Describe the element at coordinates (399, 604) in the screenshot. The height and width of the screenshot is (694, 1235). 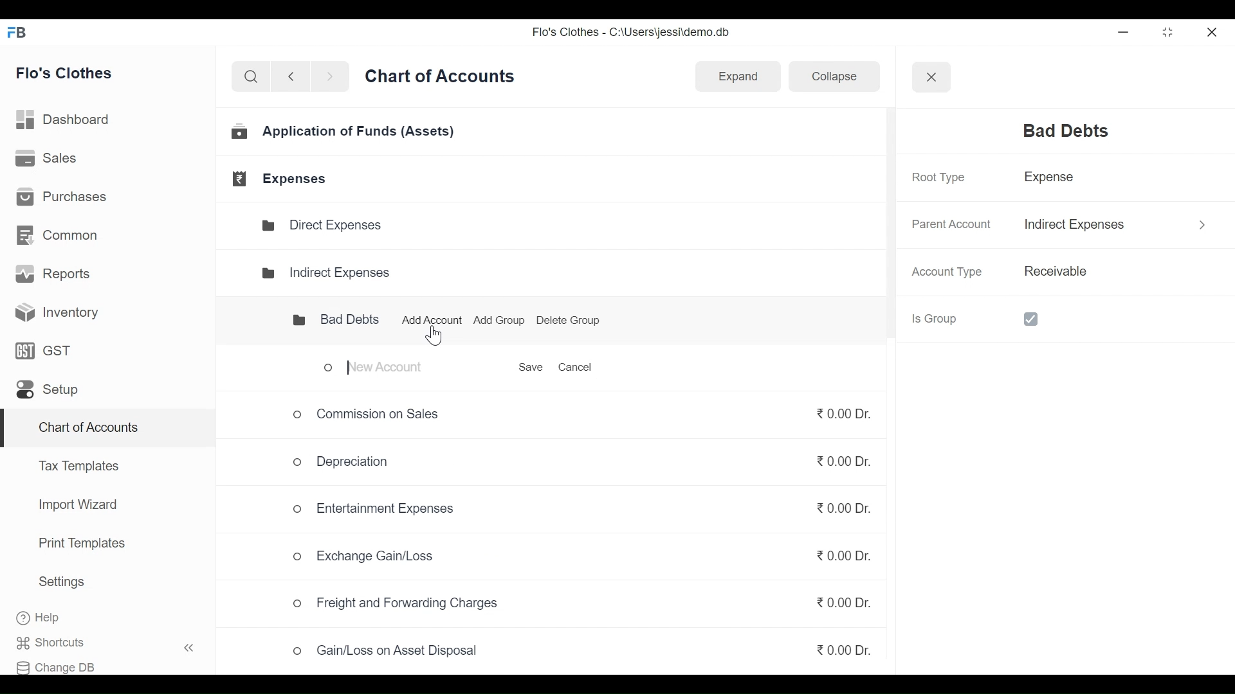
I see `o Freight and Forwarding Charges` at that location.